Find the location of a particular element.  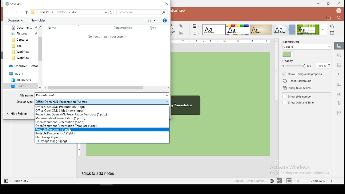

Document is located at coordinates (23, 27).